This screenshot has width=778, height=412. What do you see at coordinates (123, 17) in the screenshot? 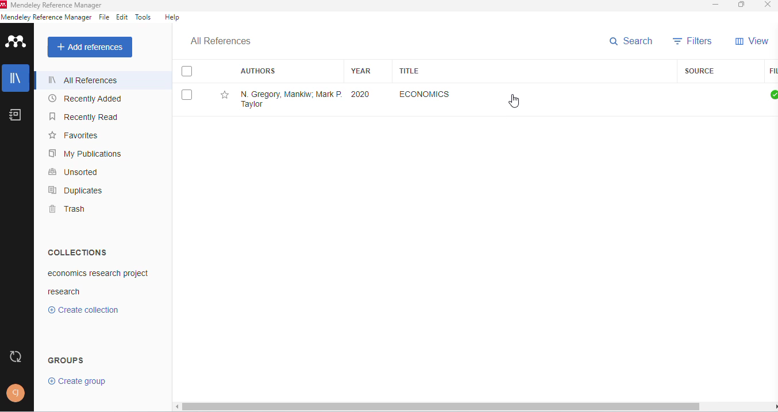
I see `edit` at bounding box center [123, 17].